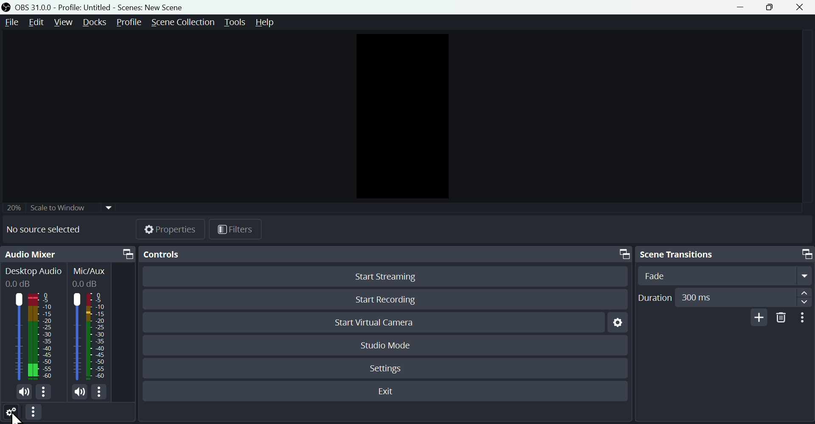 The image size is (815, 424). What do you see at coordinates (723, 298) in the screenshot?
I see `Duration` at bounding box center [723, 298].